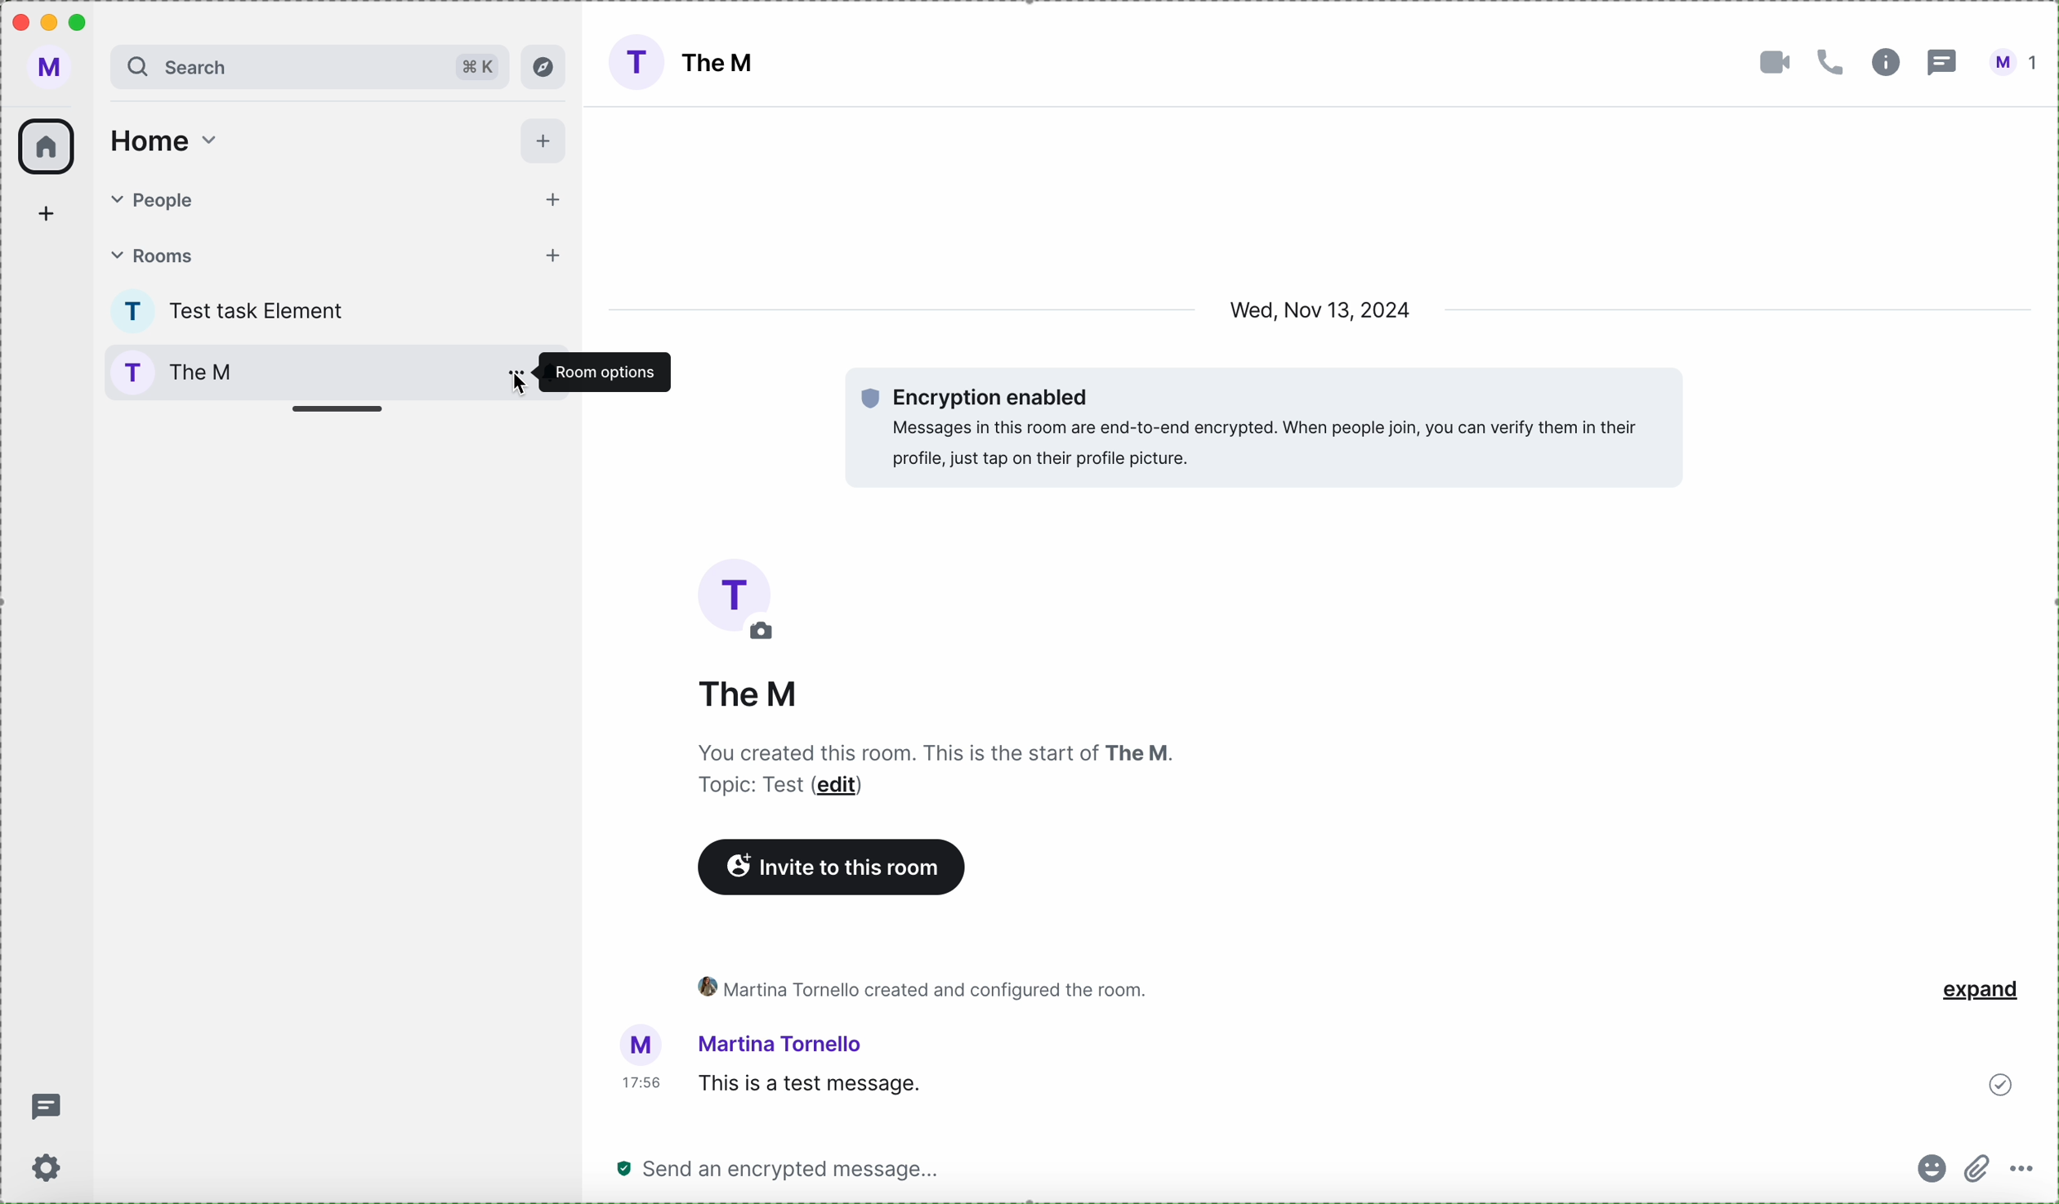 This screenshot has height=1204, width=2059. I want to click on test task Element, so click(266, 314).